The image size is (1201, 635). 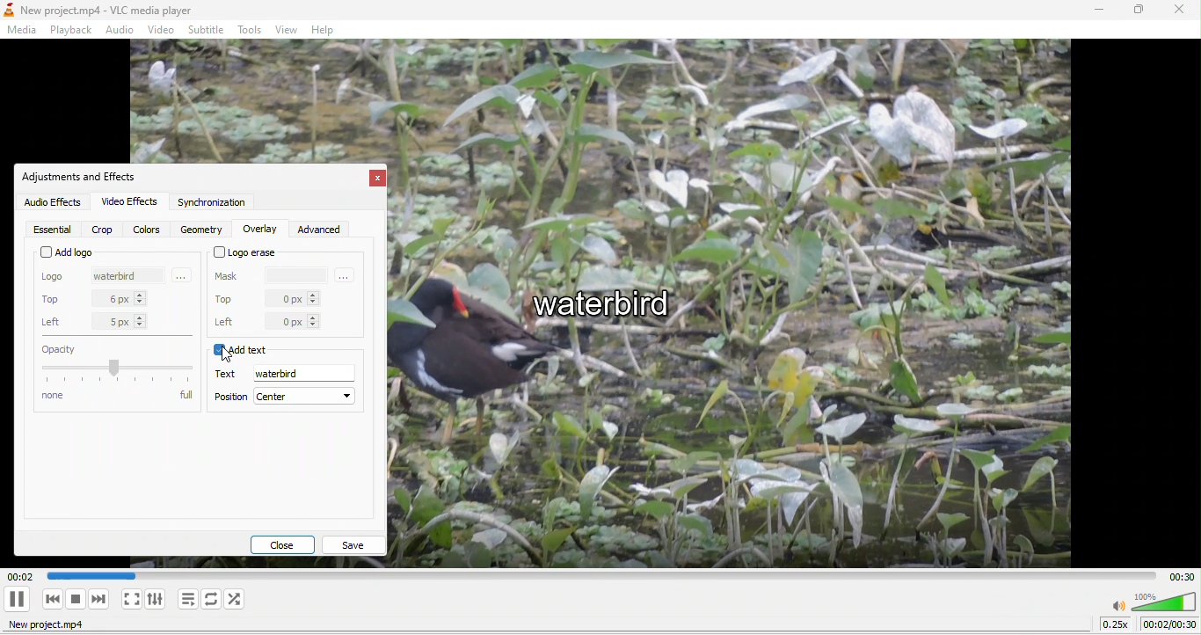 I want to click on total time, so click(x=1177, y=575).